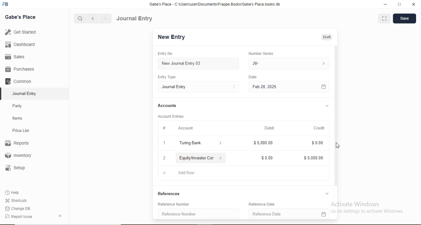  What do you see at coordinates (20, 17) in the screenshot?
I see `Gabe's Place` at bounding box center [20, 17].